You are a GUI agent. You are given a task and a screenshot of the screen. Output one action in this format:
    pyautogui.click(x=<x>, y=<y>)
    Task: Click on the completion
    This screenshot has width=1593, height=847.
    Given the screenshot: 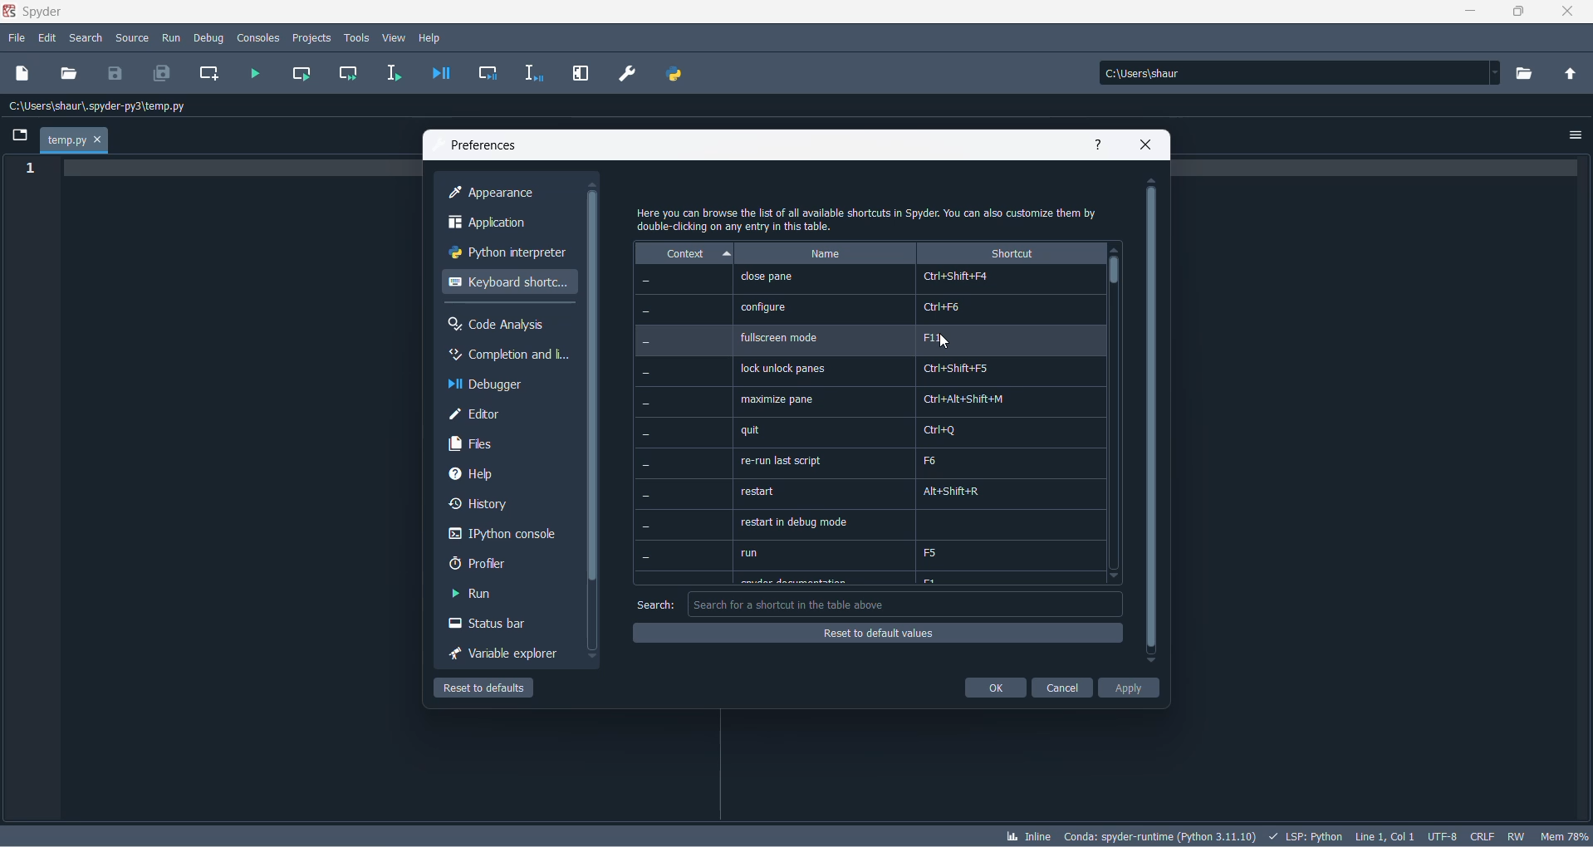 What is the action you would take?
    pyautogui.click(x=507, y=356)
    